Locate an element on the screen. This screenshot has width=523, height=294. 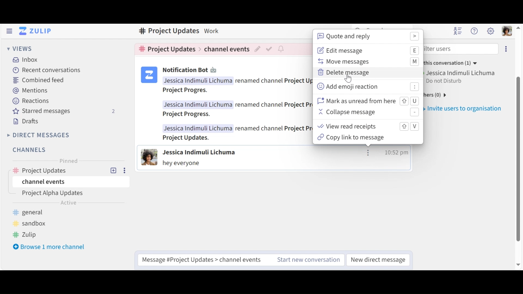
Message is located at coordinates (181, 164).